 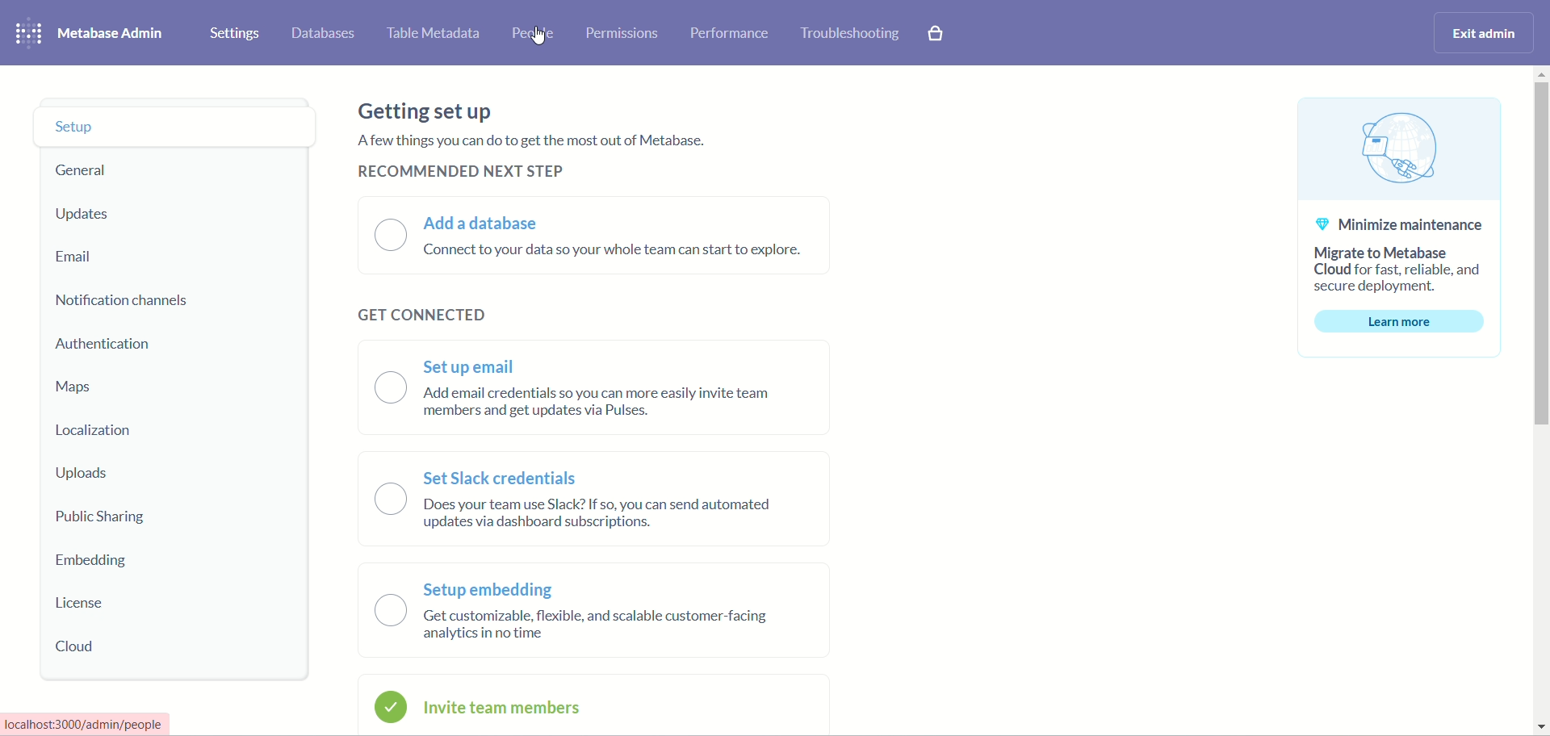 I want to click on email, so click(x=73, y=257).